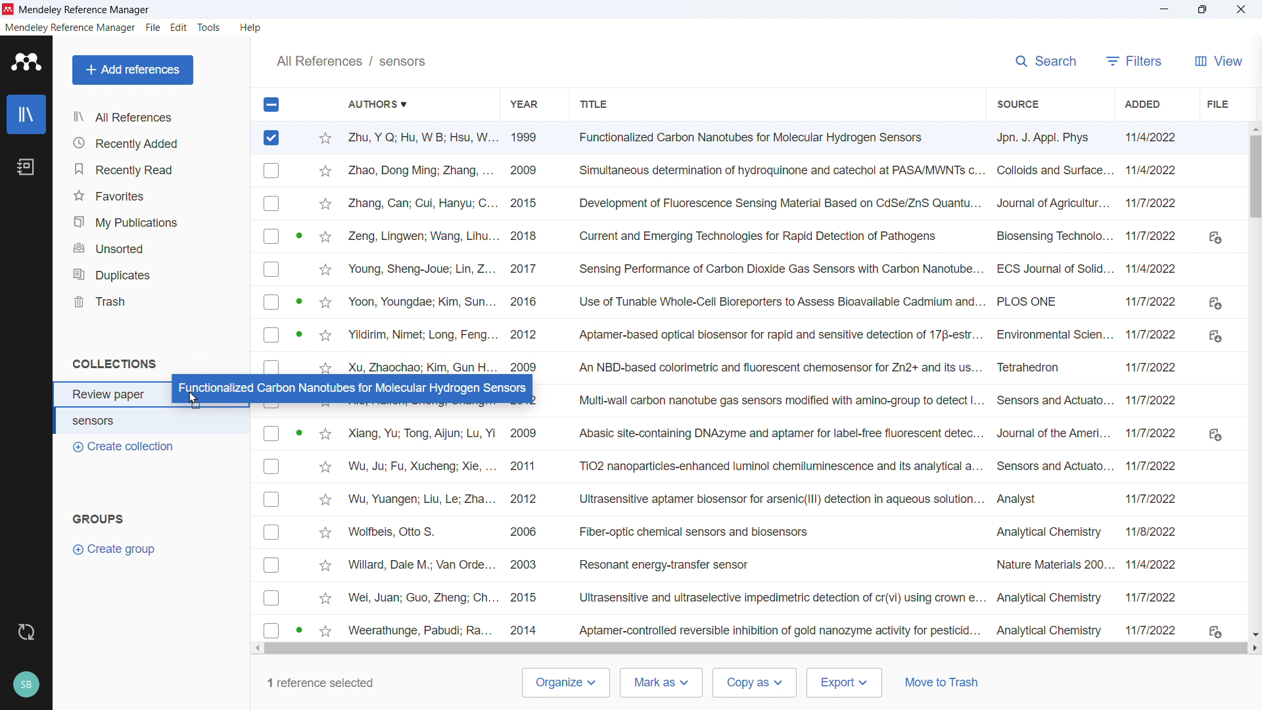 The width and height of the screenshot is (1262, 710). What do you see at coordinates (116, 363) in the screenshot?
I see `Collections ` at bounding box center [116, 363].